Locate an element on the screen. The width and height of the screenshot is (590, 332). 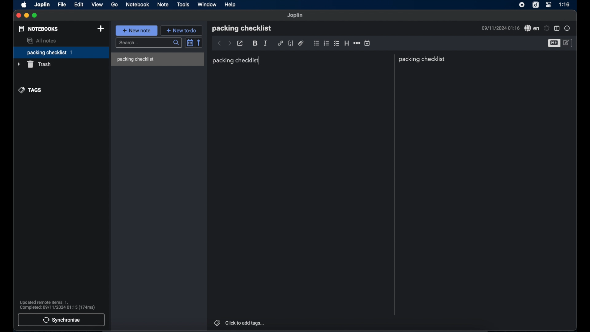
maximize is located at coordinates (35, 16).